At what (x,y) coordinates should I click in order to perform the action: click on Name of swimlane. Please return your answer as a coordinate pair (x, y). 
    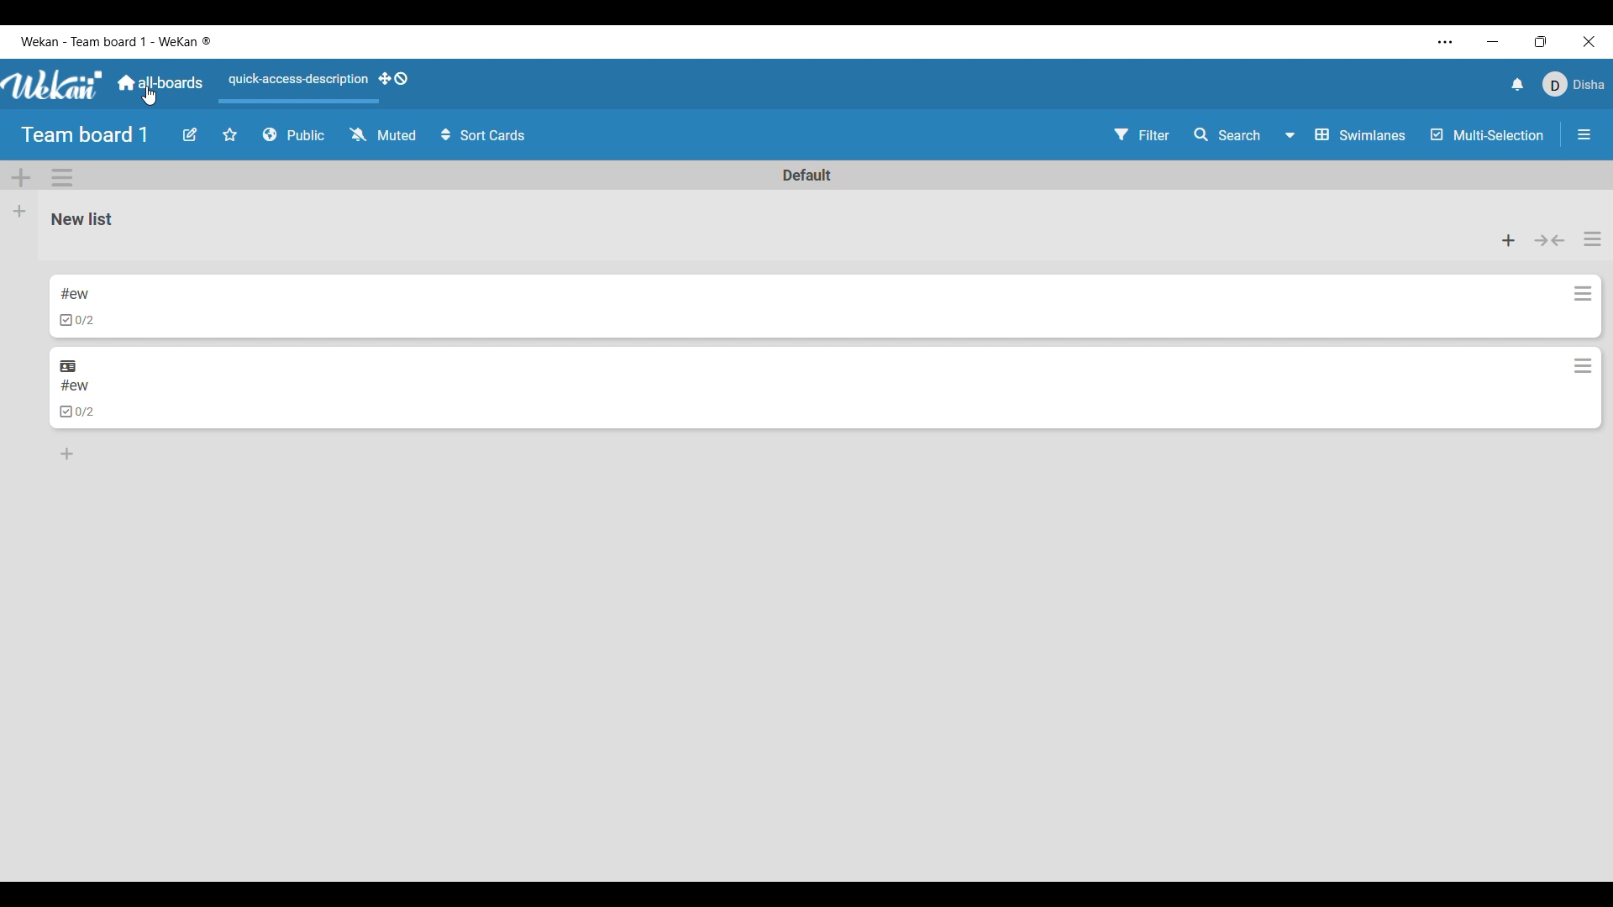
    Looking at the image, I should click on (806, 175).